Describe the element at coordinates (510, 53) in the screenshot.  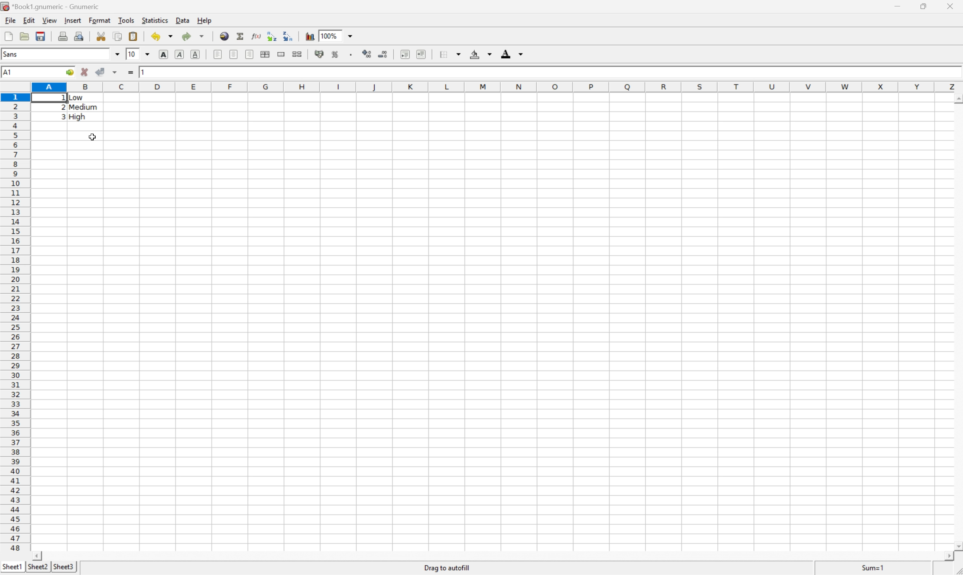
I see `Foreground` at that location.